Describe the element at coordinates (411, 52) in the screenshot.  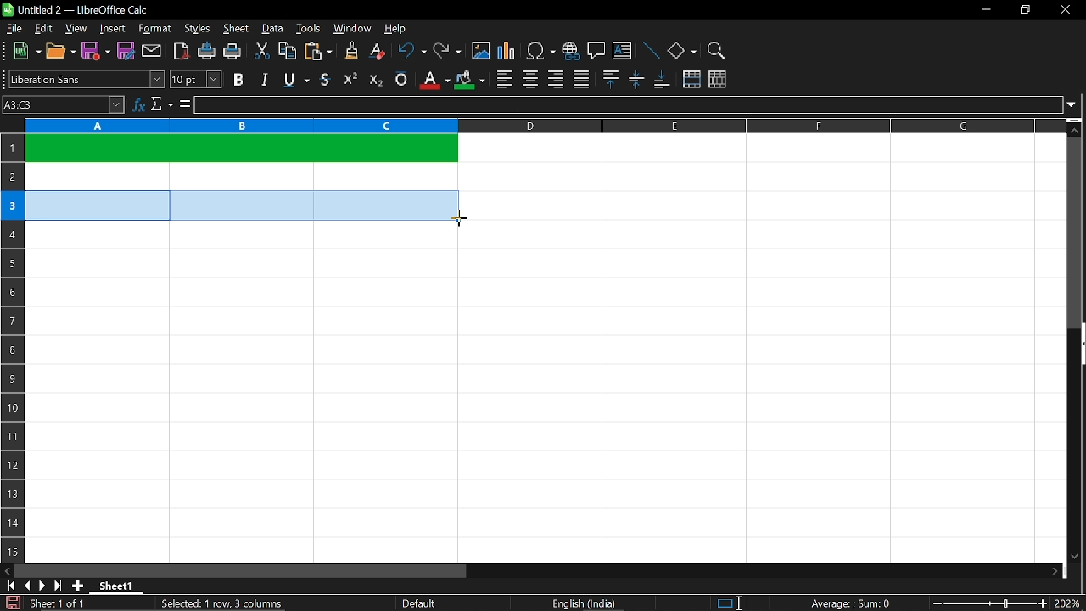
I see `undo` at that location.